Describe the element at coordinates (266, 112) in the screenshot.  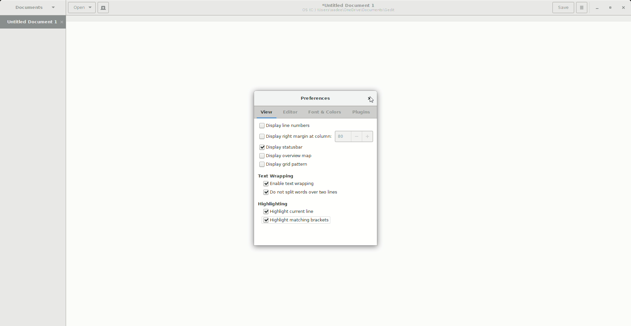
I see `View` at that location.